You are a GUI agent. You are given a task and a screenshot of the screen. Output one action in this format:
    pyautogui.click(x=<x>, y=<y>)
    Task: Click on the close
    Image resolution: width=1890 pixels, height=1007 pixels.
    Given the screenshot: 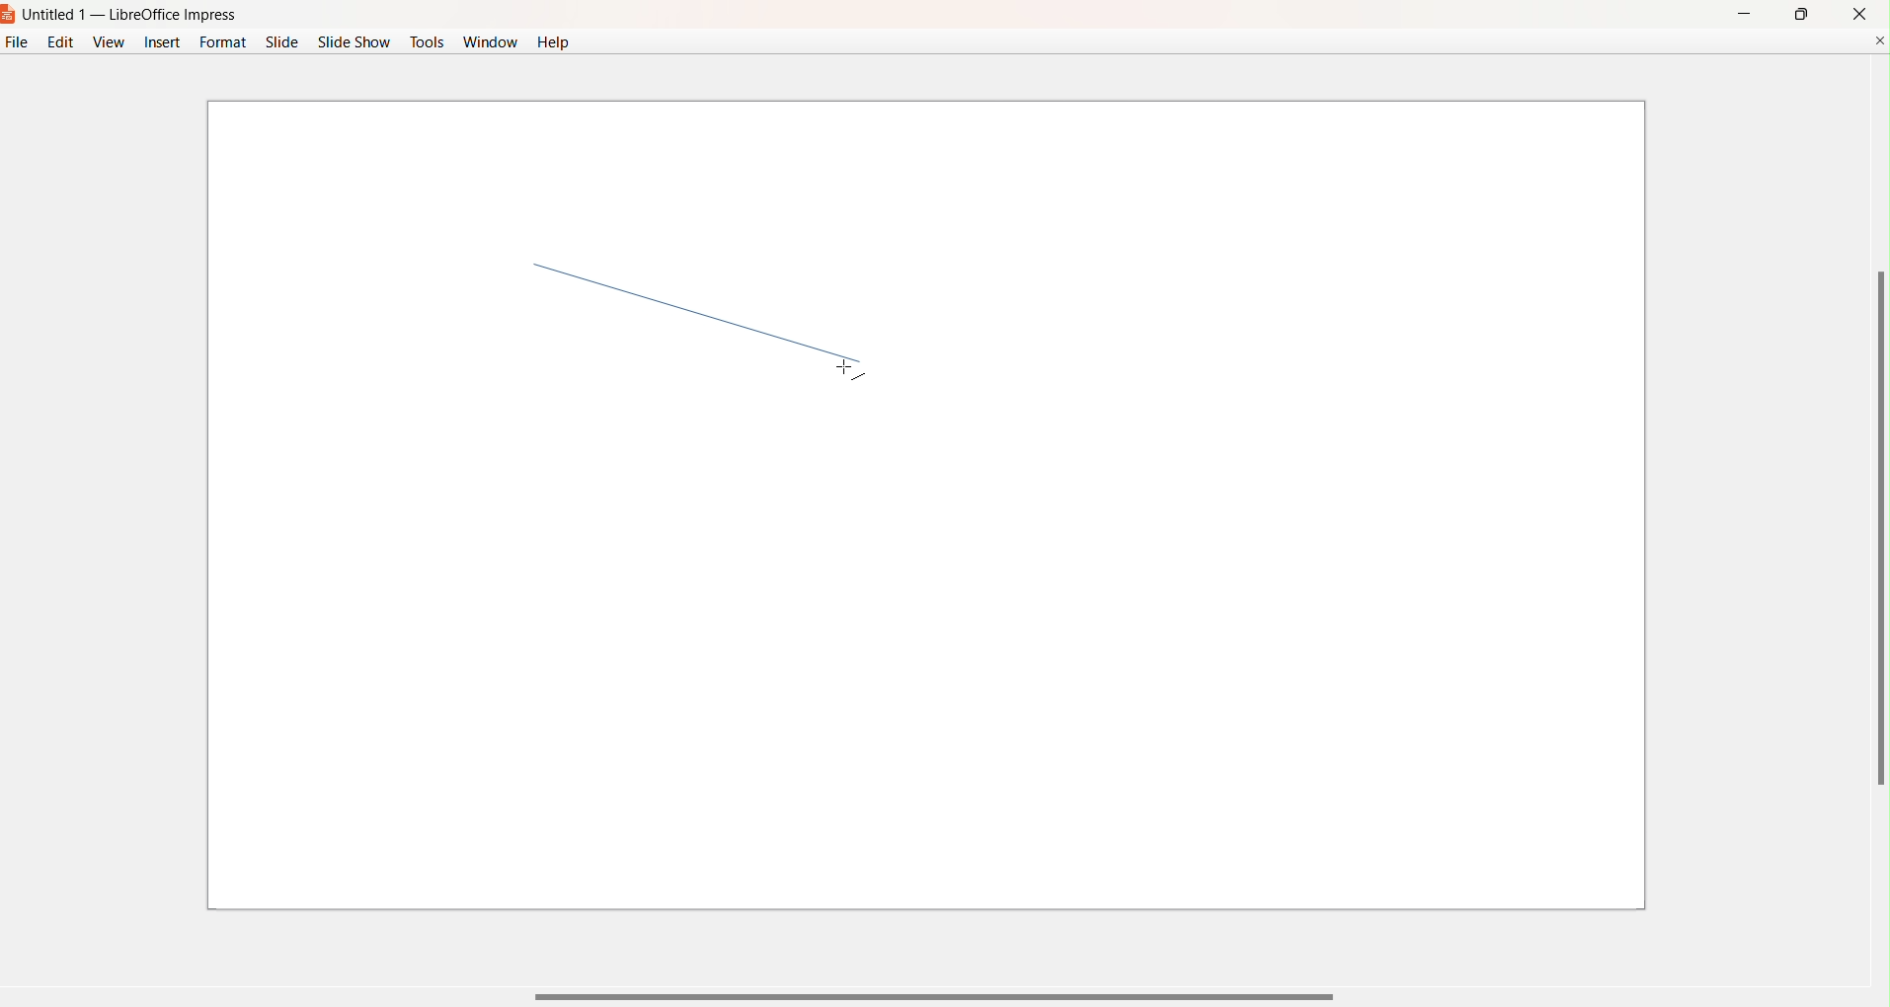 What is the action you would take?
    pyautogui.click(x=1860, y=13)
    